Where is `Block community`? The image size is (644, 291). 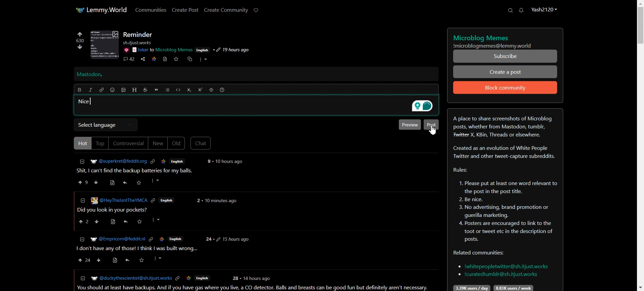 Block community is located at coordinates (505, 88).